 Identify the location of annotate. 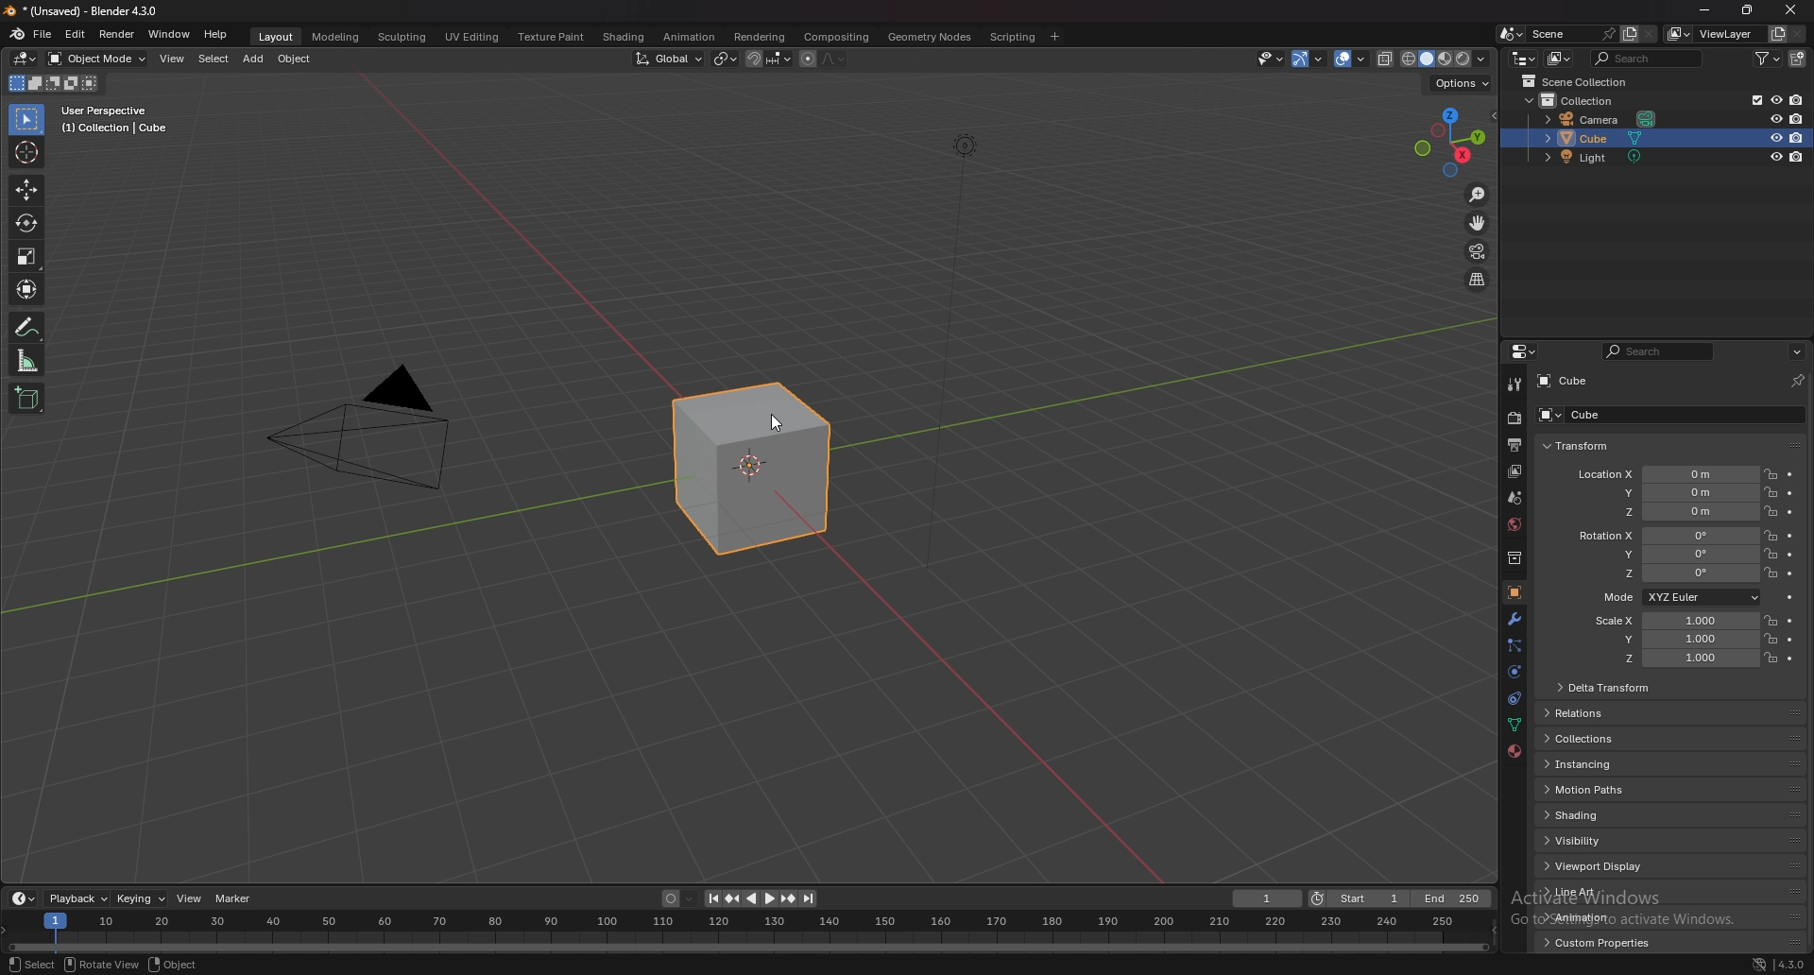
(29, 327).